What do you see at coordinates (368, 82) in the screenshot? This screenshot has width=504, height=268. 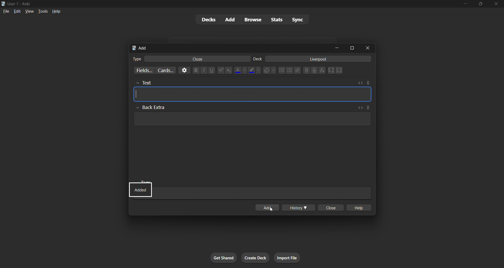 I see `toggle sticky` at bounding box center [368, 82].